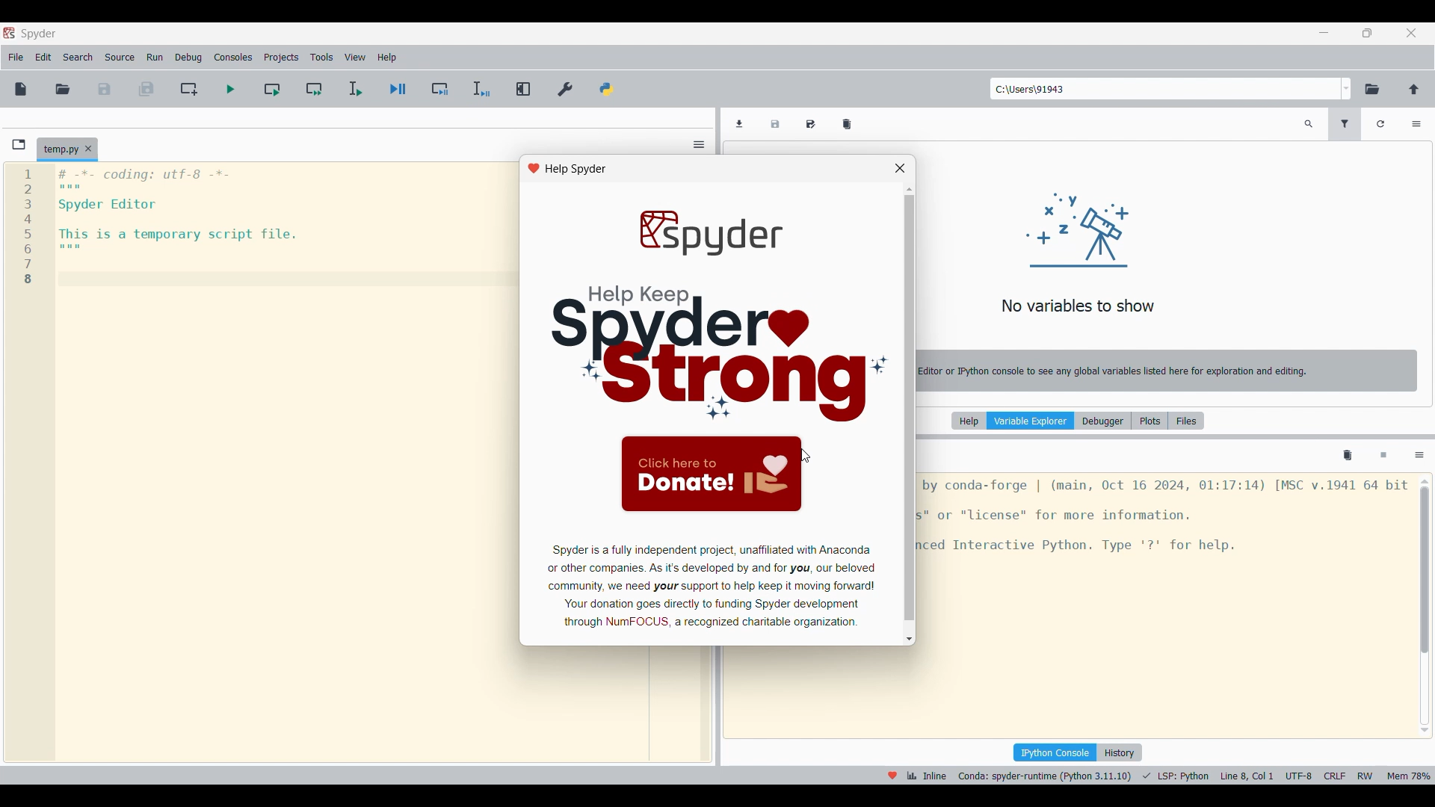  I want to click on Search menu, so click(78, 57).